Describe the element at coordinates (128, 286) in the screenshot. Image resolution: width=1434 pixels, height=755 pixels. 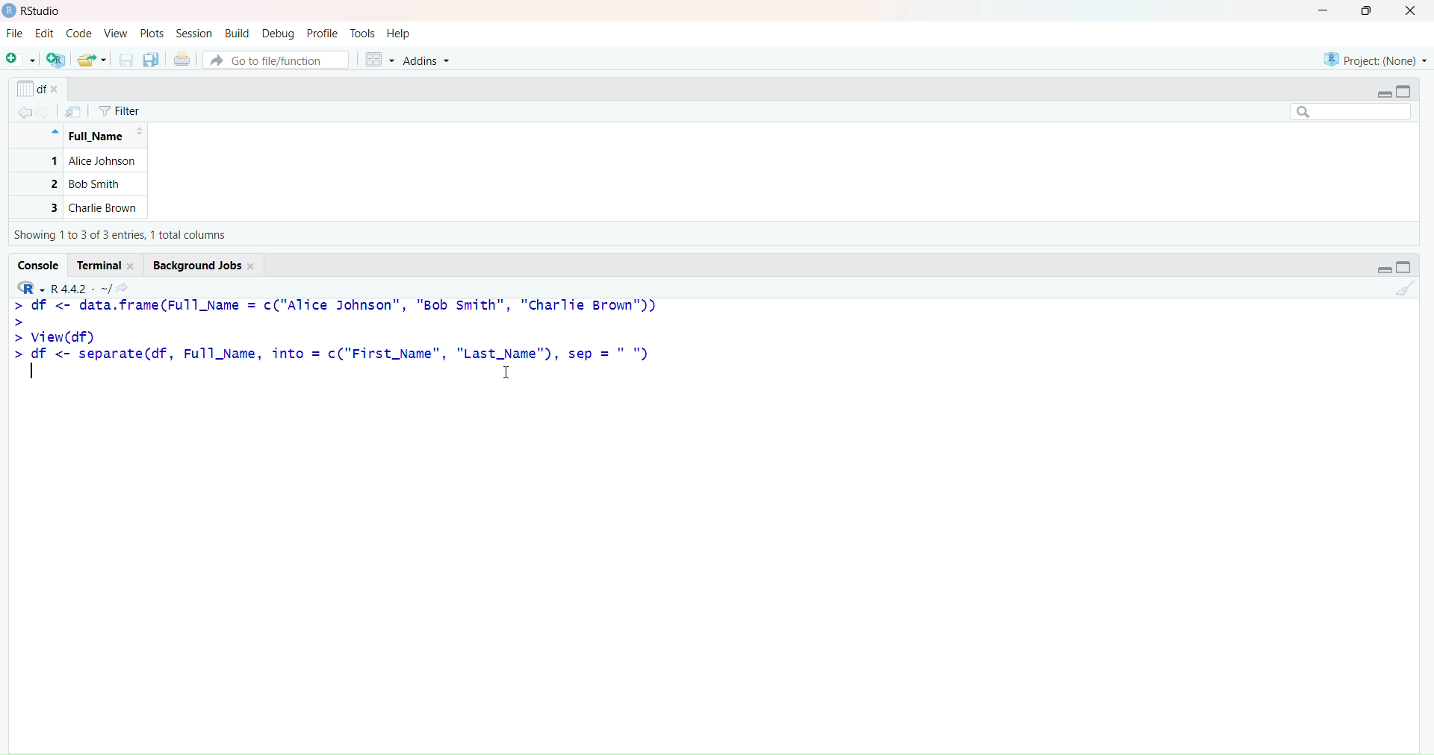
I see `View the current working directory` at that location.